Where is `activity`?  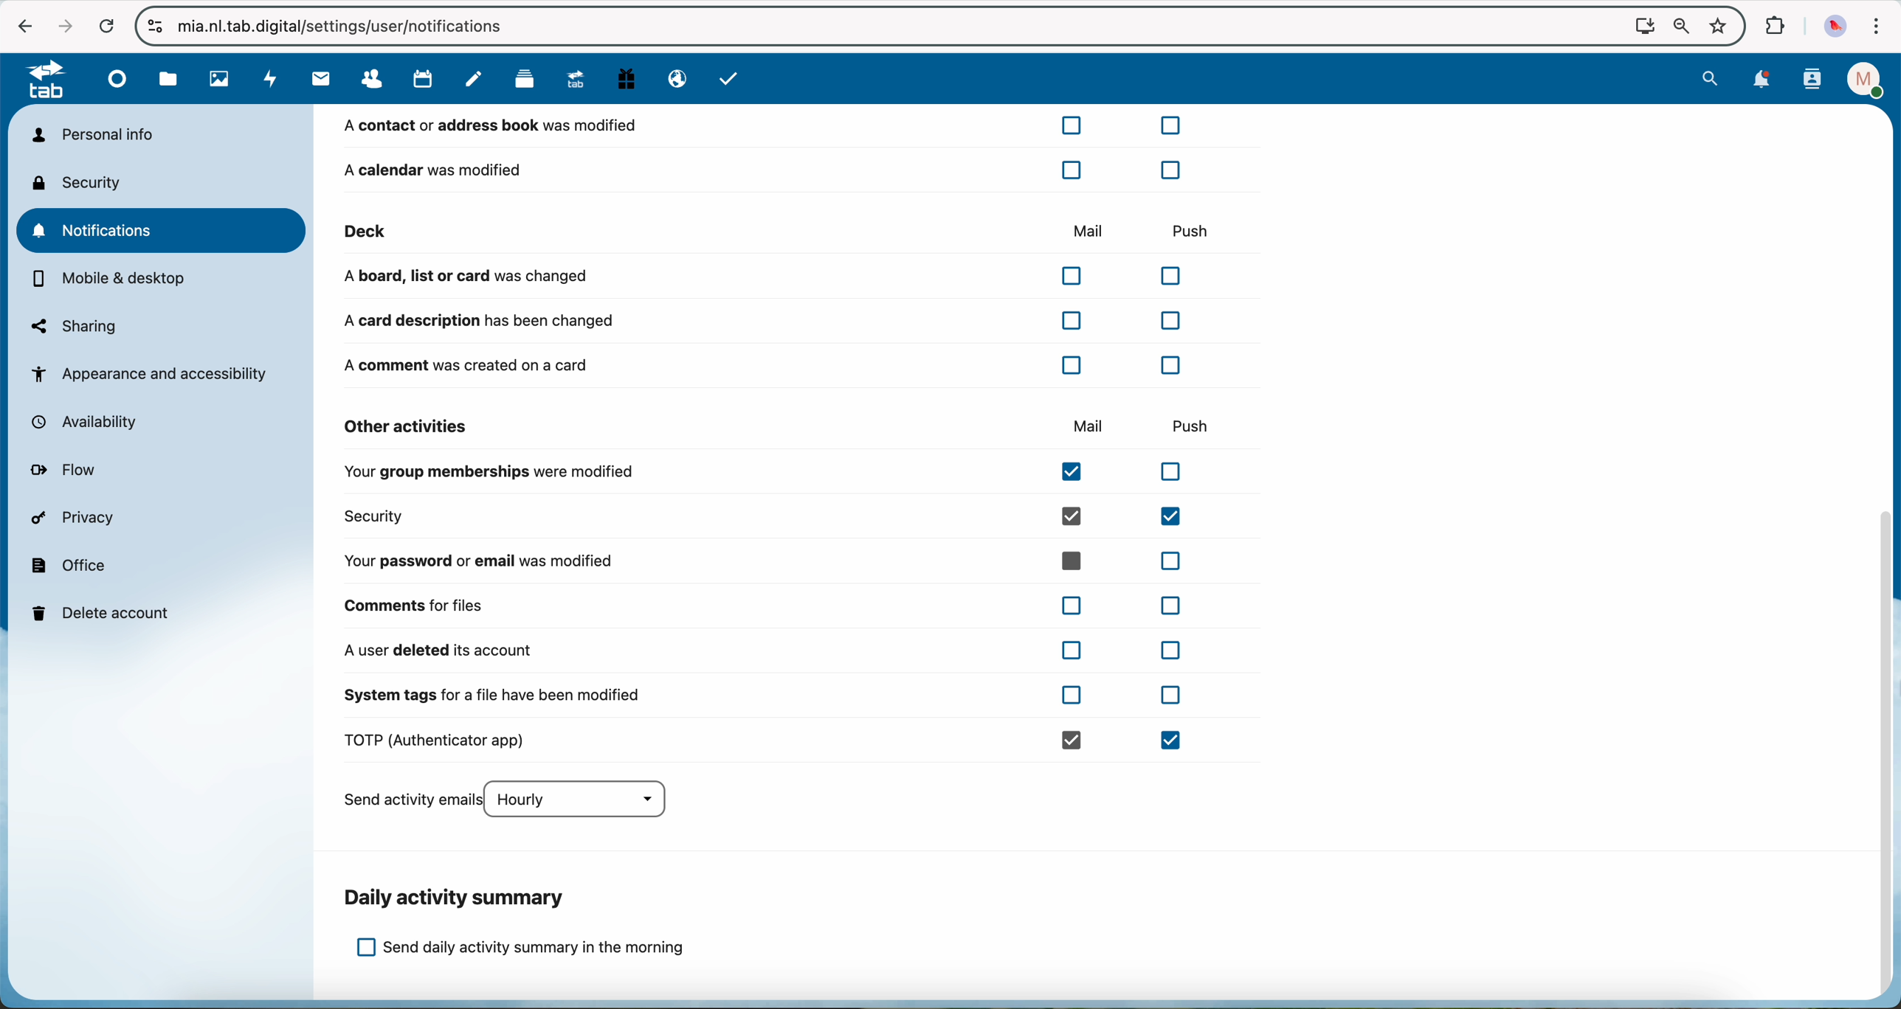
activity is located at coordinates (269, 80).